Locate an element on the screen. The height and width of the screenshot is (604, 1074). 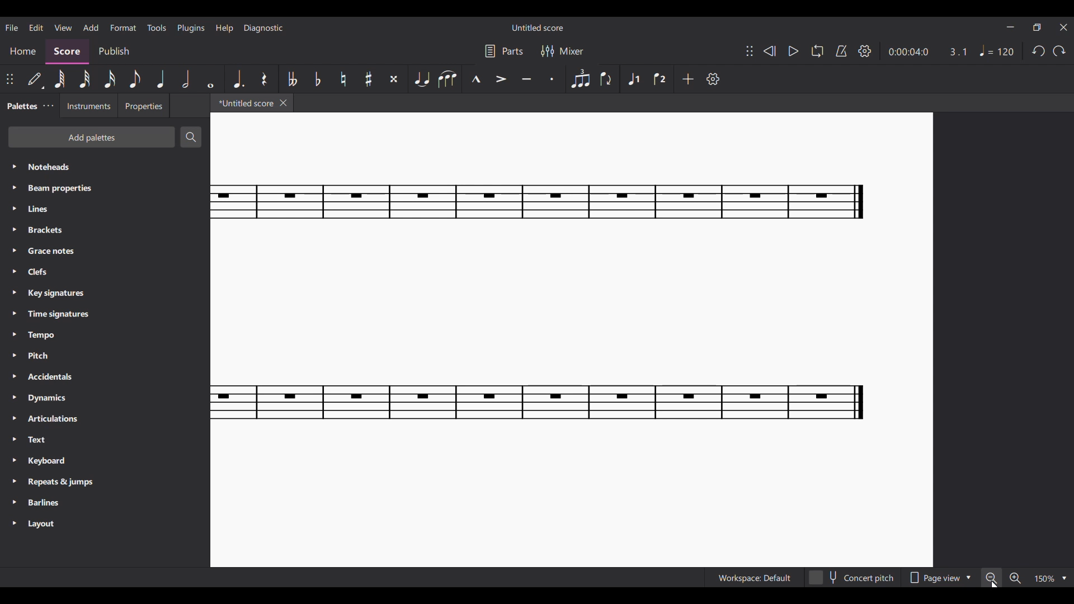
Edit menu is located at coordinates (36, 27).